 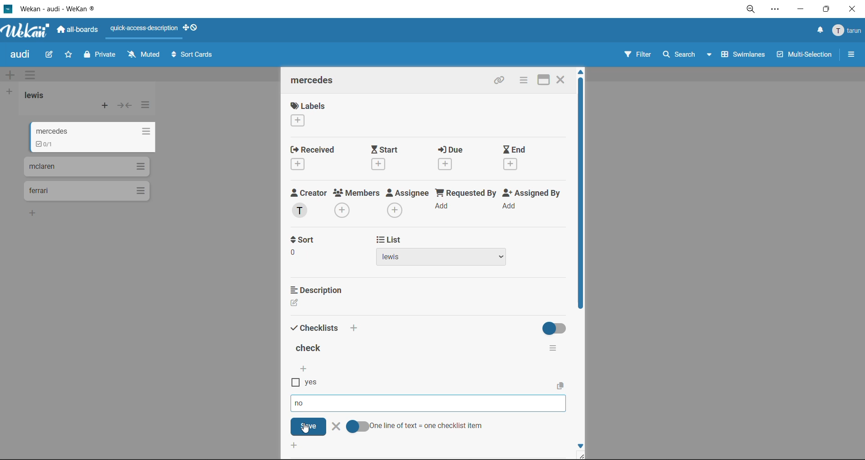 I want to click on checklist option, so click(x=303, y=404).